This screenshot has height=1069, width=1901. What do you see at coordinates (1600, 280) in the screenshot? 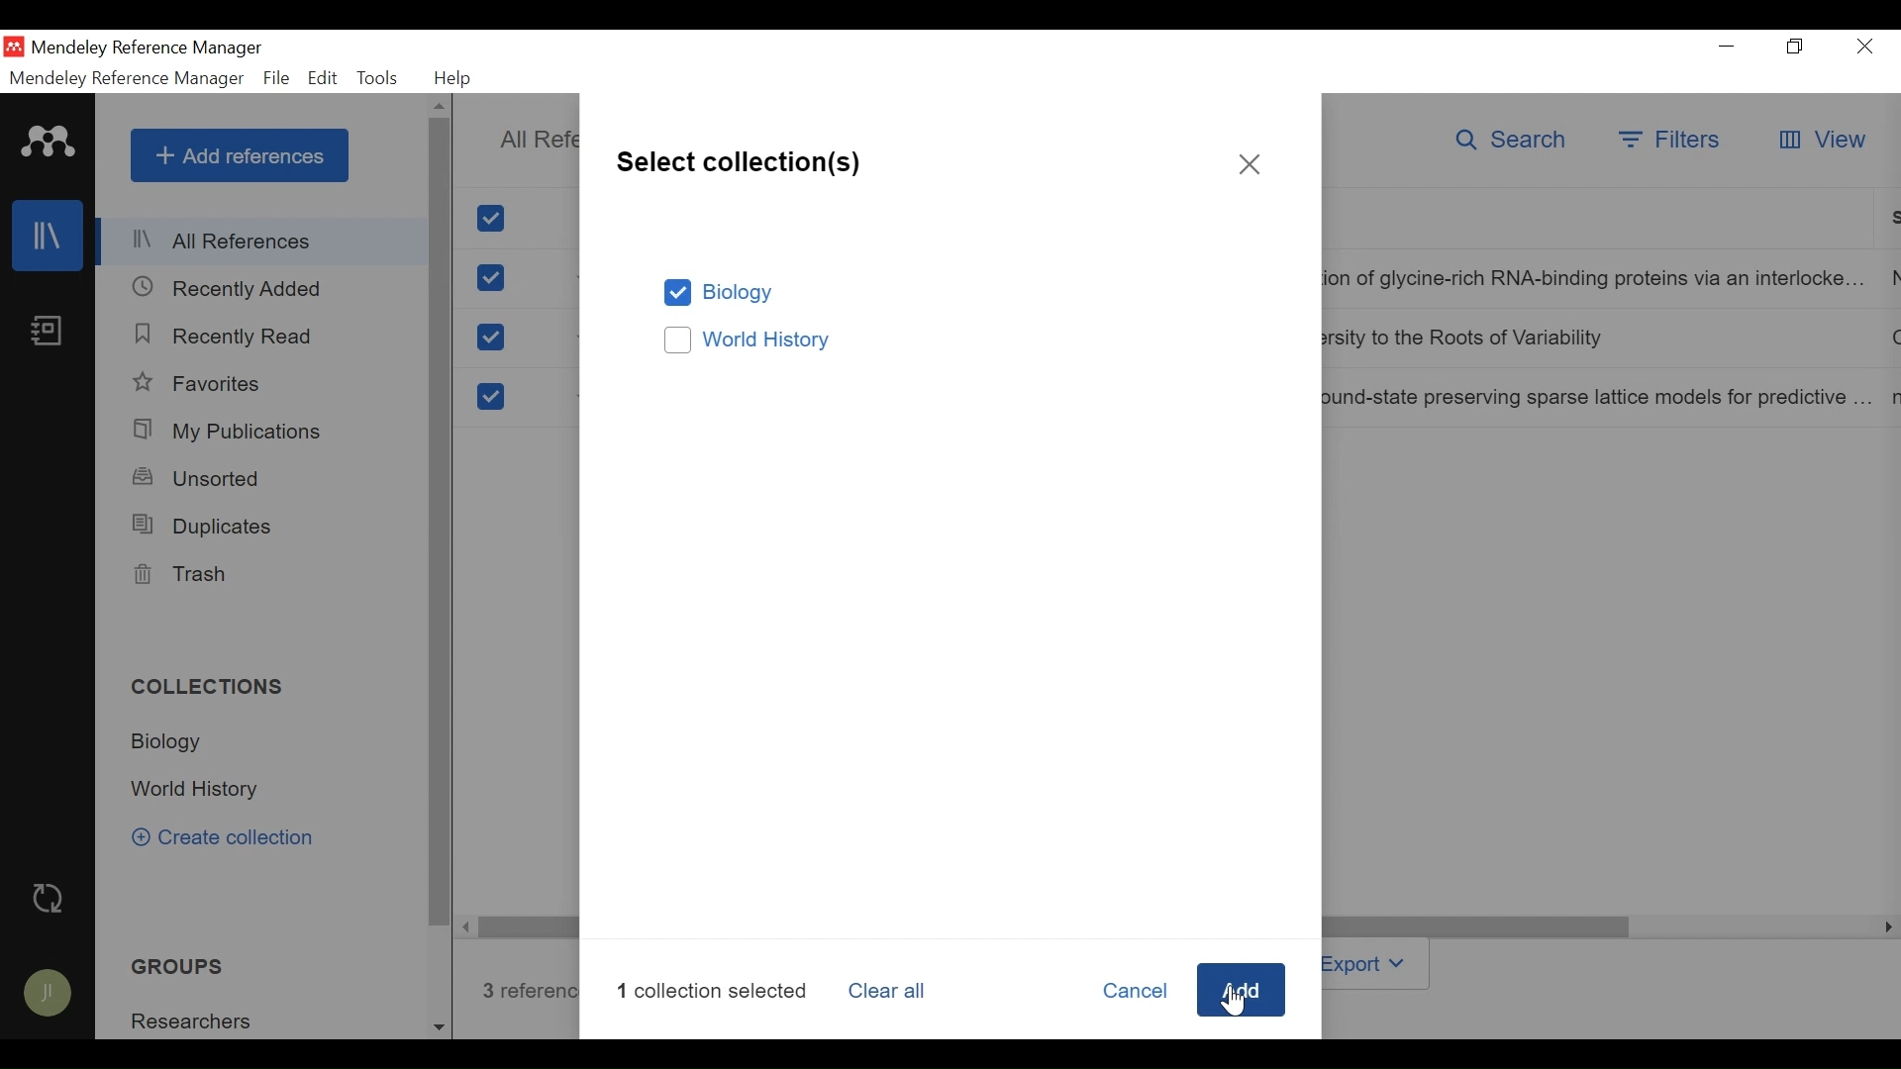
I see `Journal title` at bounding box center [1600, 280].